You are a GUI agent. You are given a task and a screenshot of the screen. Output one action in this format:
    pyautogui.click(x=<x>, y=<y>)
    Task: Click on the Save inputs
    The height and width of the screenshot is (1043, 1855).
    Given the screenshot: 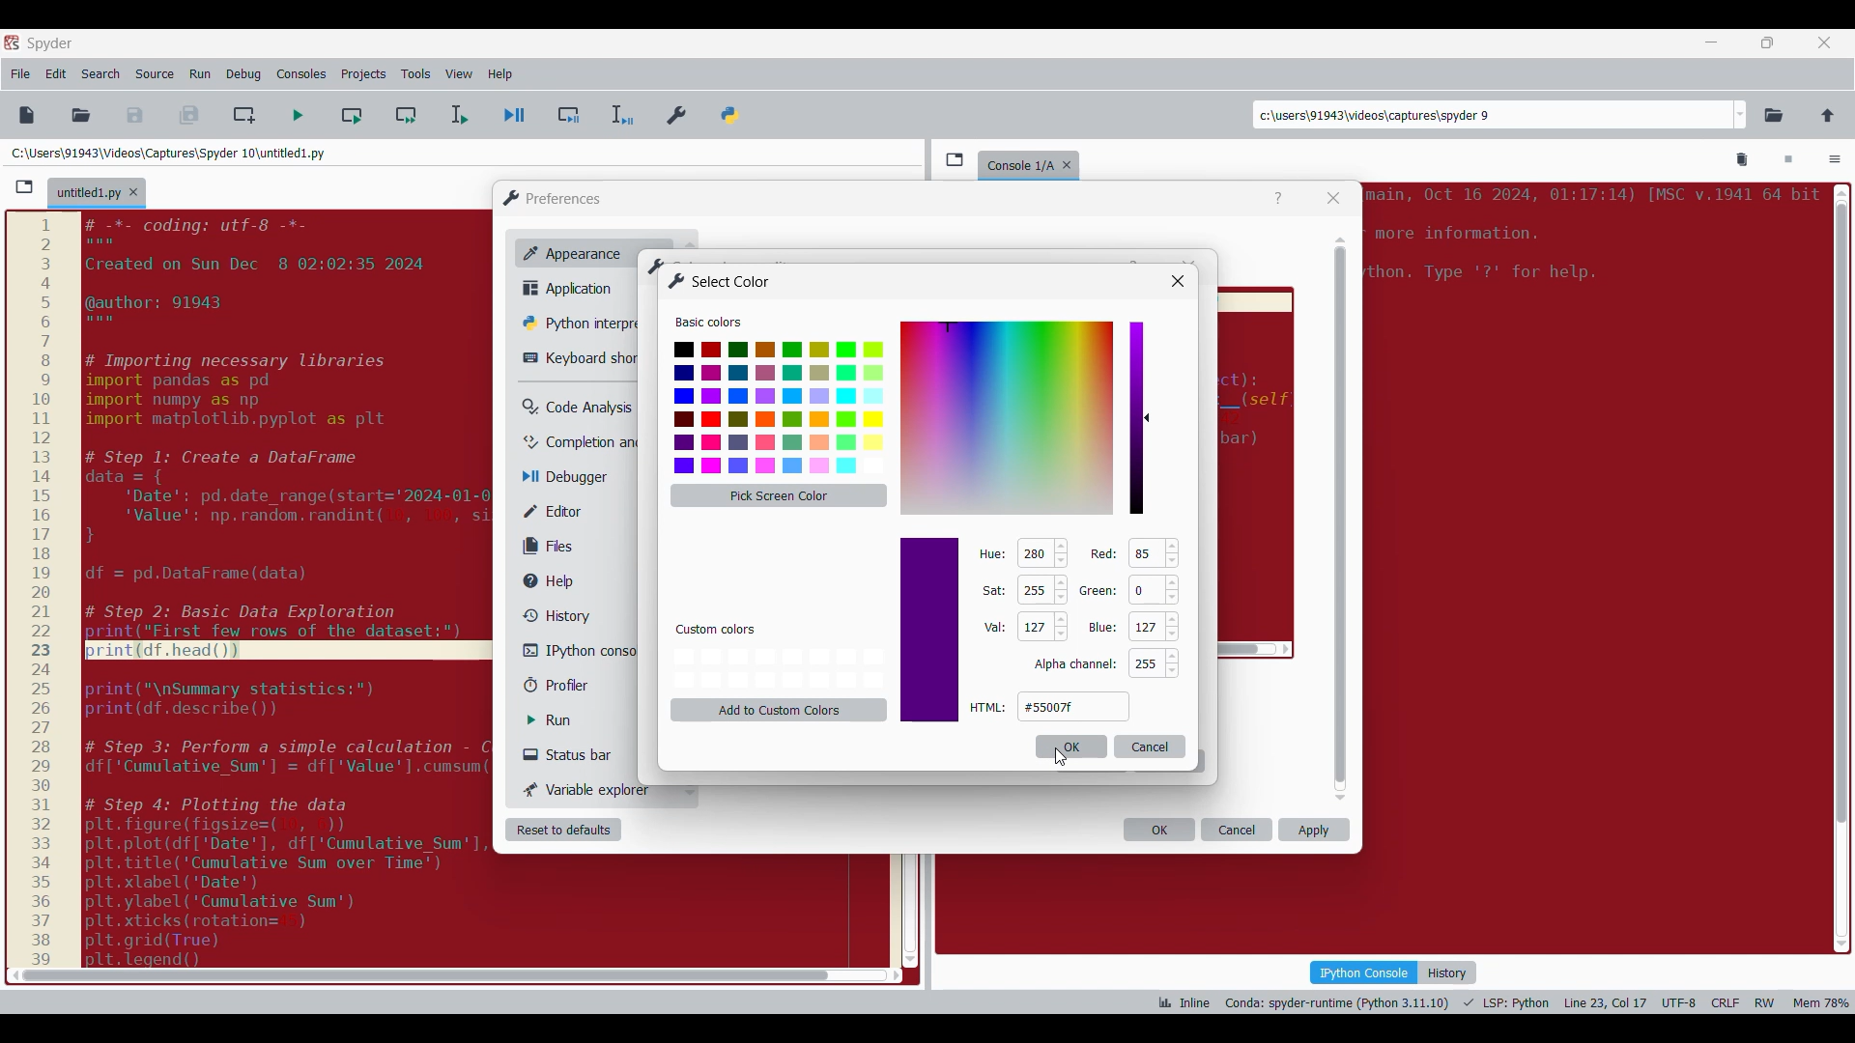 What is the action you would take?
    pyautogui.click(x=1070, y=747)
    